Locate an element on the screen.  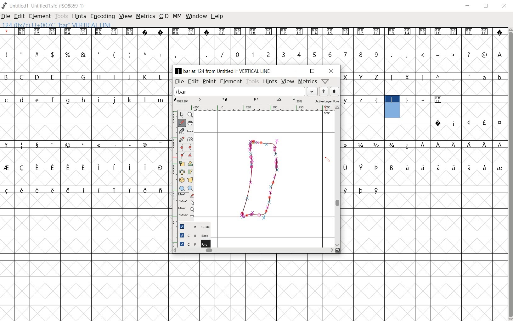
Rotate the selection is located at coordinates (191, 164).